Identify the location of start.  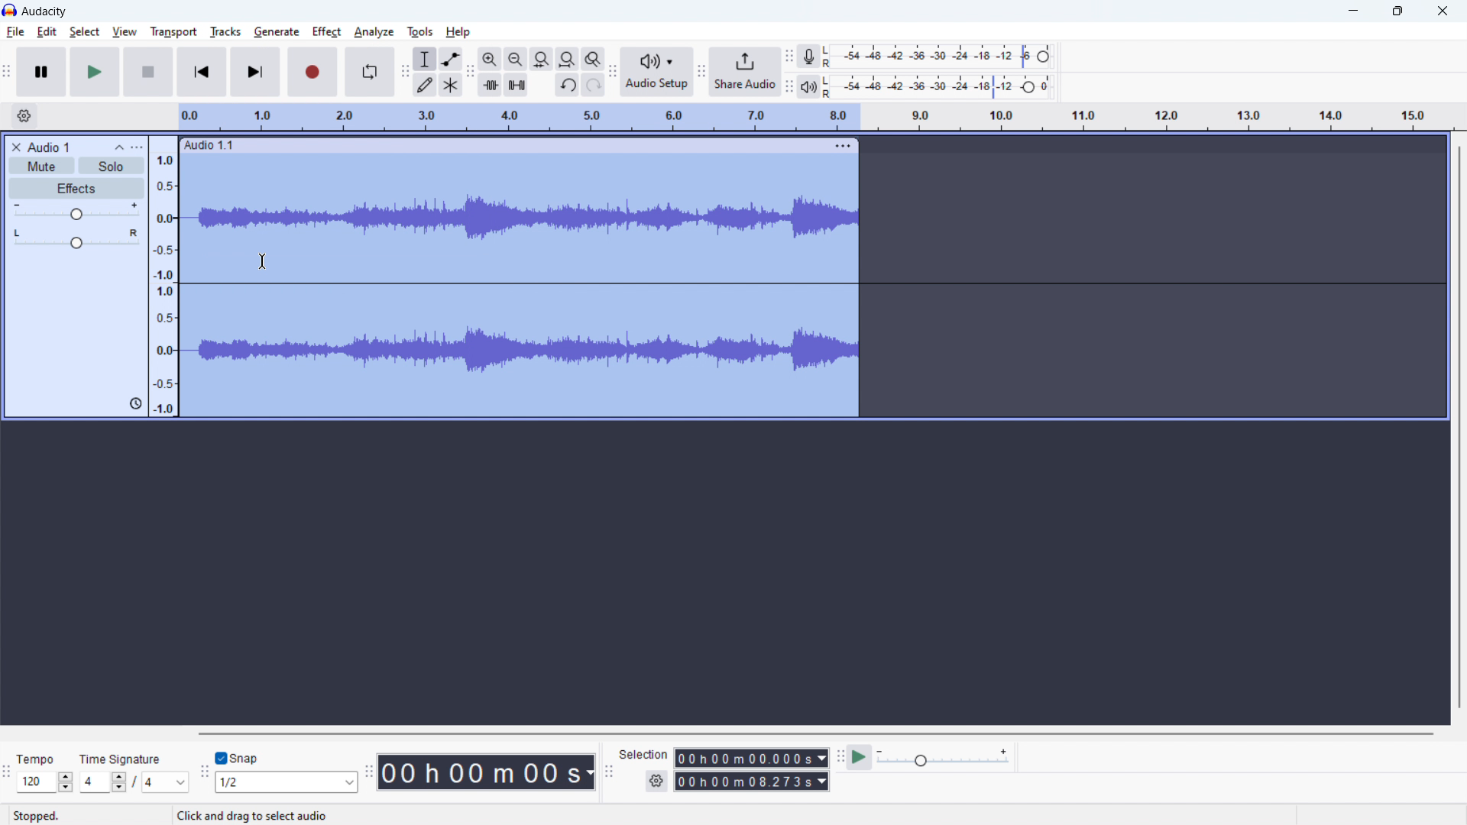
(95, 71).